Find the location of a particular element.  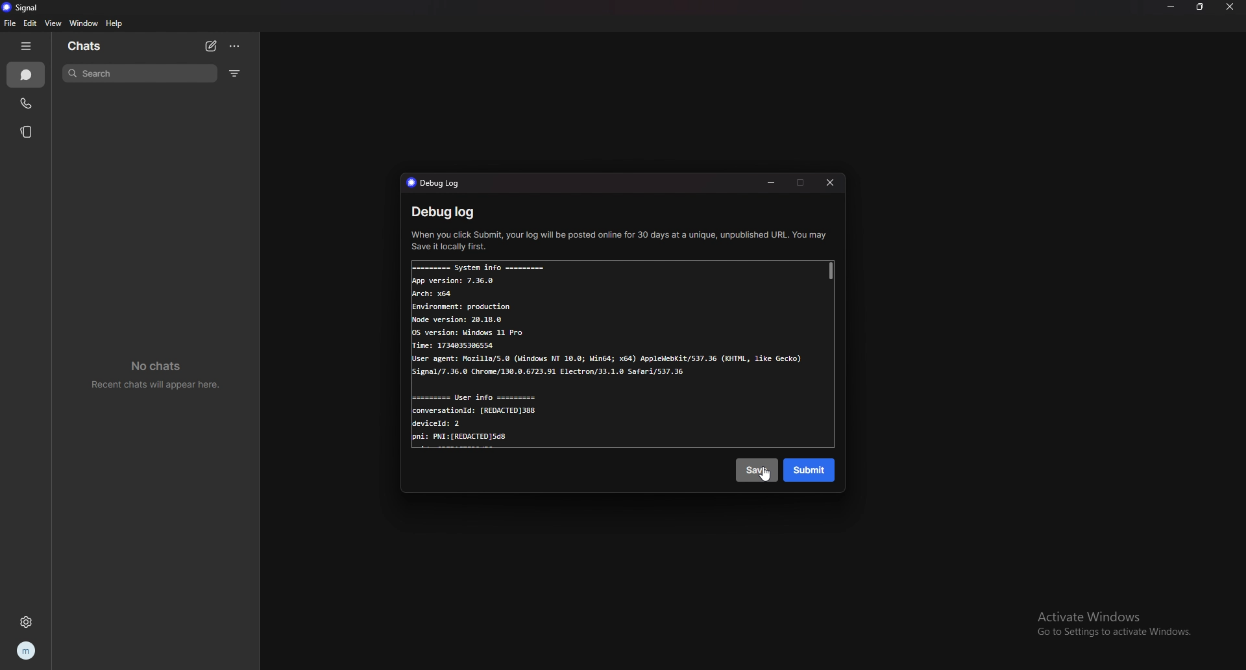

close is located at coordinates (1231, 6).